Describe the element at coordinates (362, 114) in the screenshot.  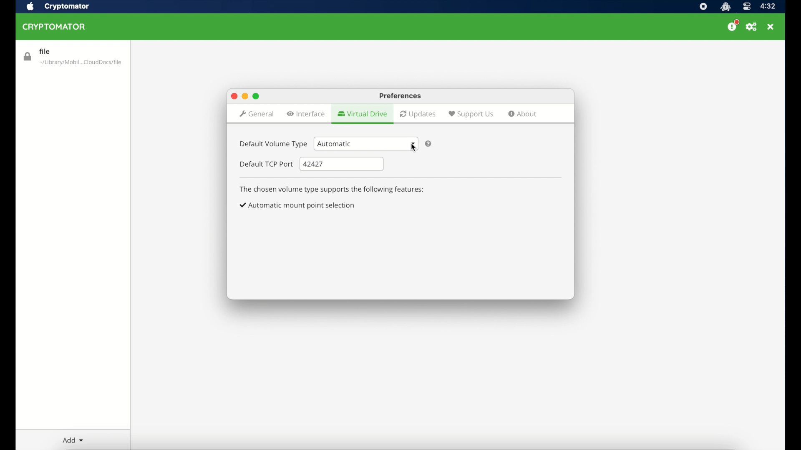
I see `virtual drive highlighted` at that location.